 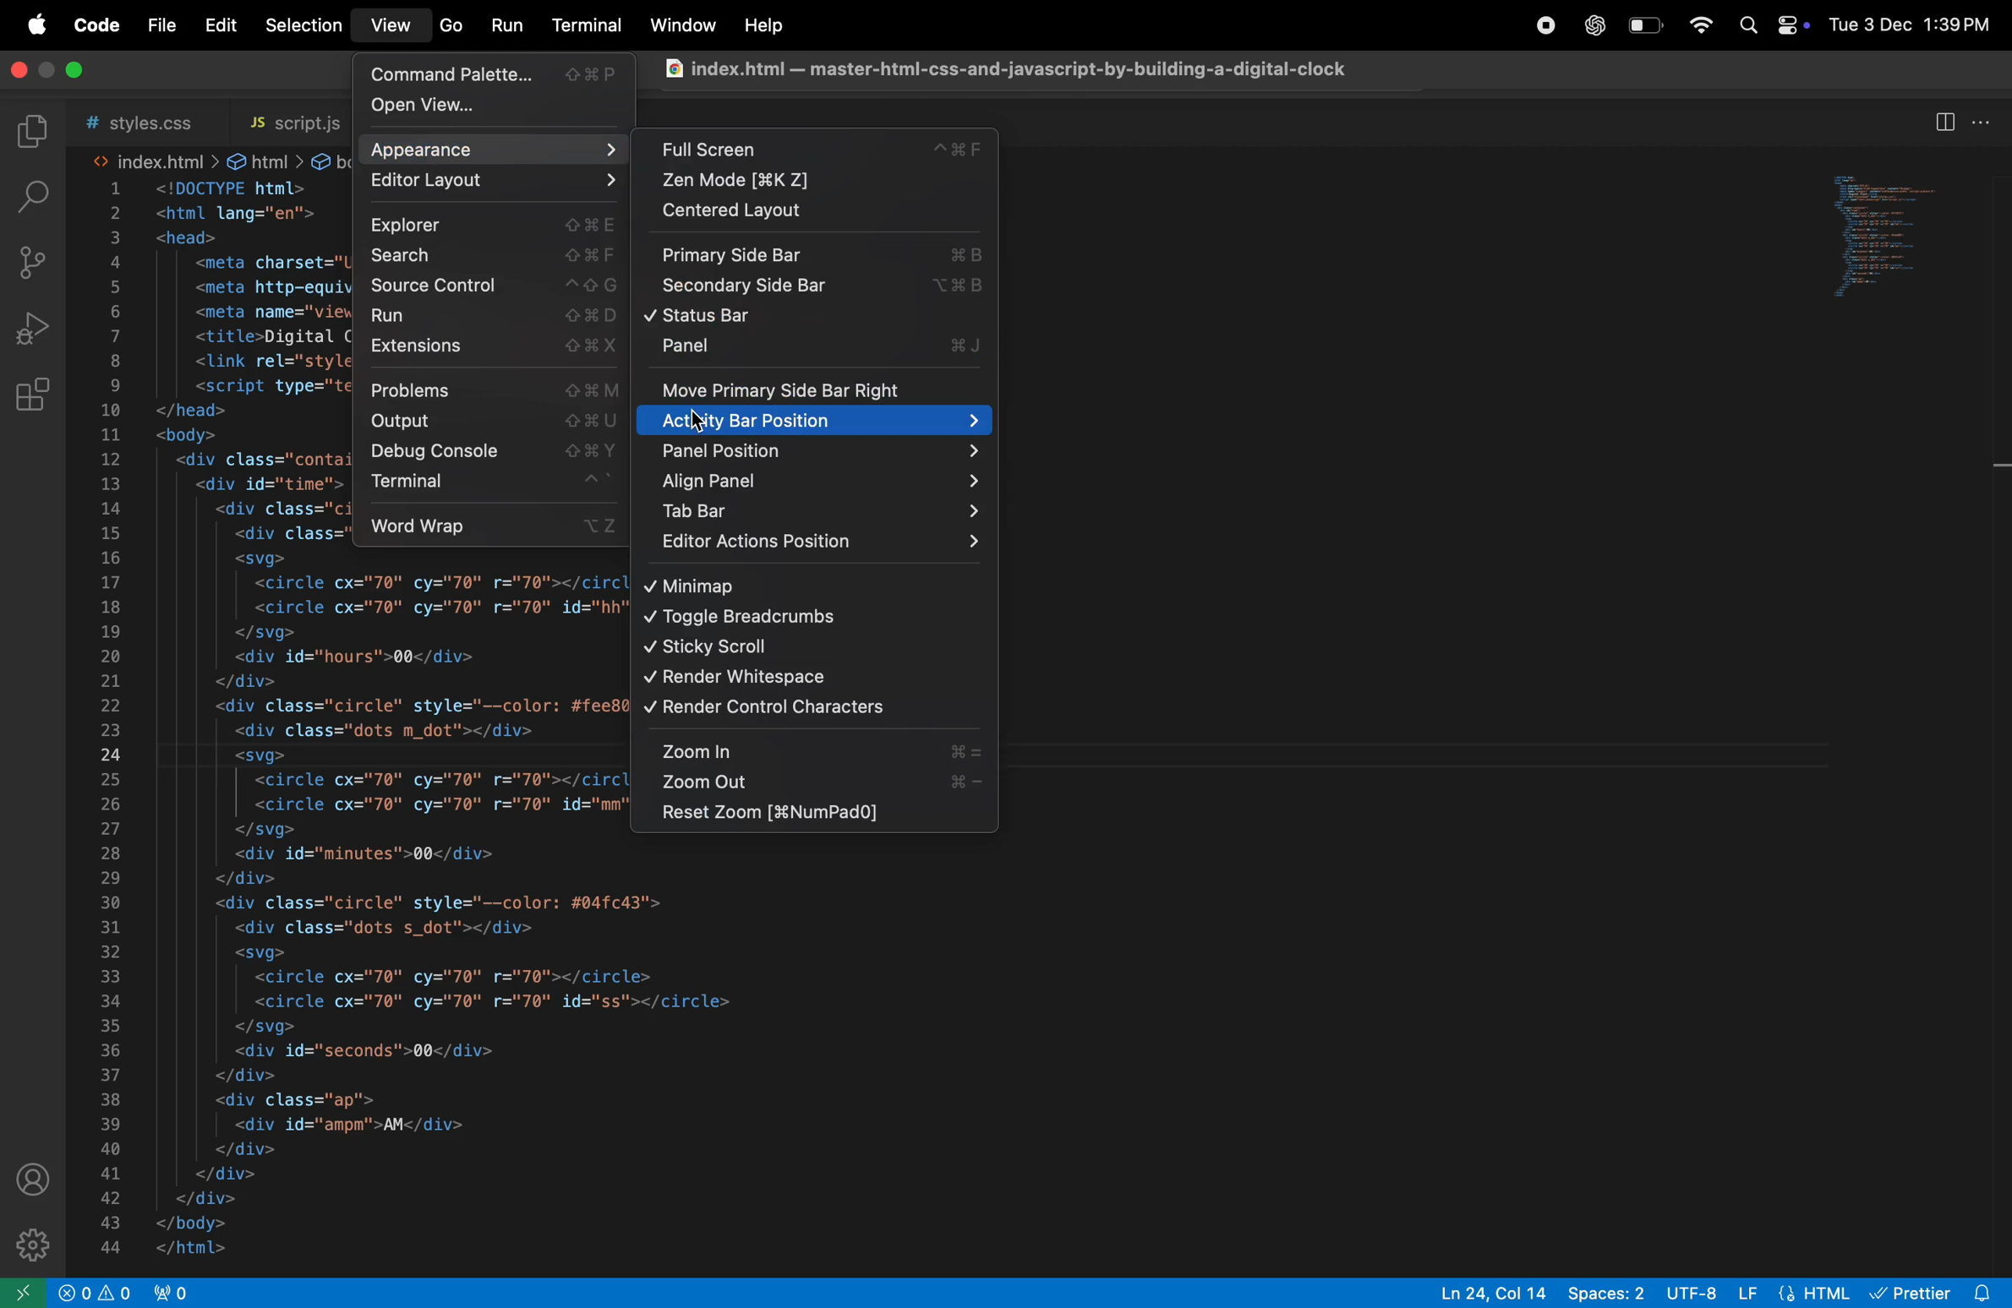 I want to click on terminal, so click(x=584, y=25).